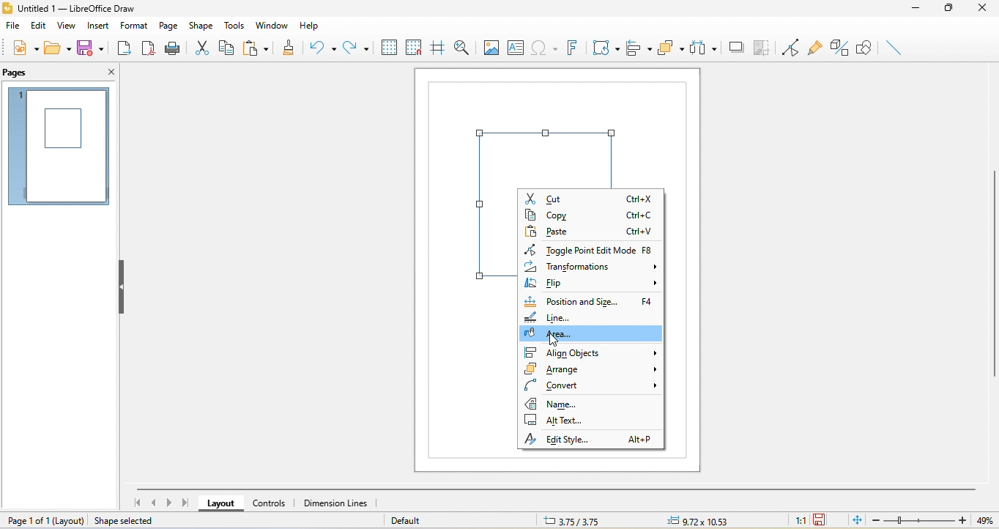 The width and height of the screenshot is (999, 529). I want to click on page, so click(168, 25).